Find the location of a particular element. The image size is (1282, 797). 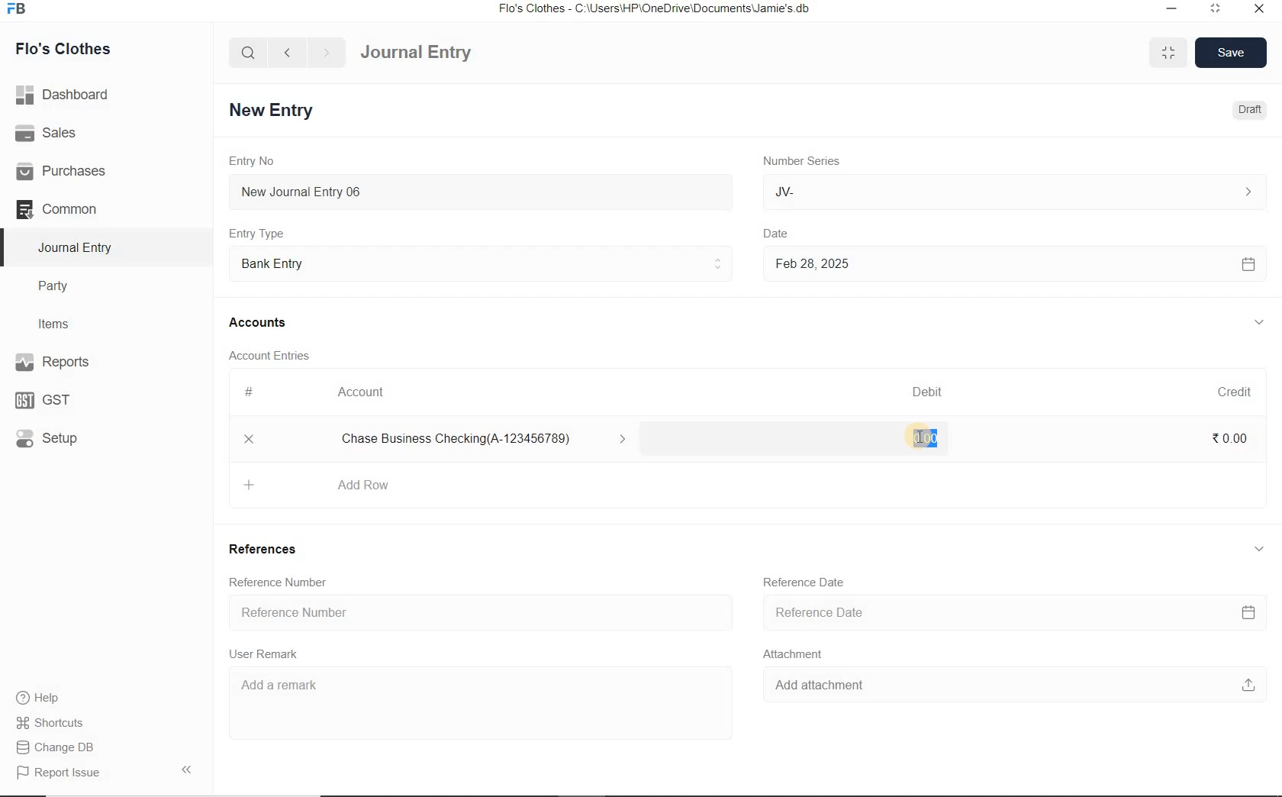

Change DB is located at coordinates (56, 746).